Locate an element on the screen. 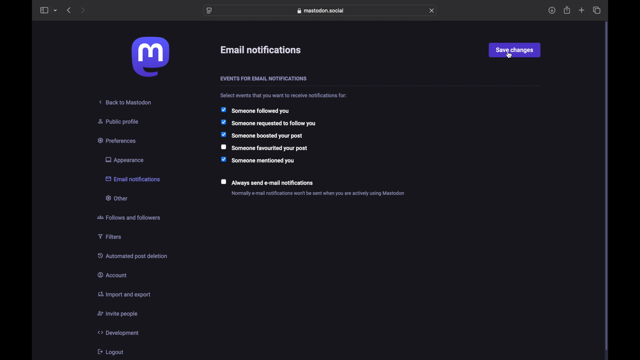  save changes is located at coordinates (514, 50).